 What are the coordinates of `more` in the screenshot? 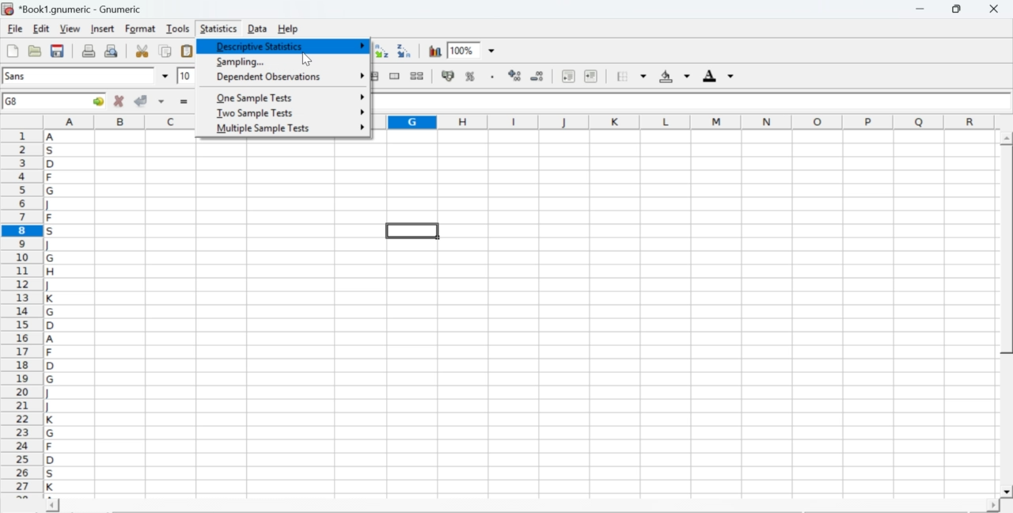 It's located at (362, 74).